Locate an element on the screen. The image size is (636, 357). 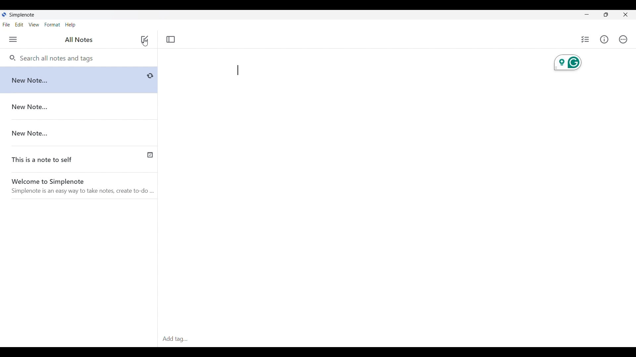
Cursor position unchanged is located at coordinates (145, 42).